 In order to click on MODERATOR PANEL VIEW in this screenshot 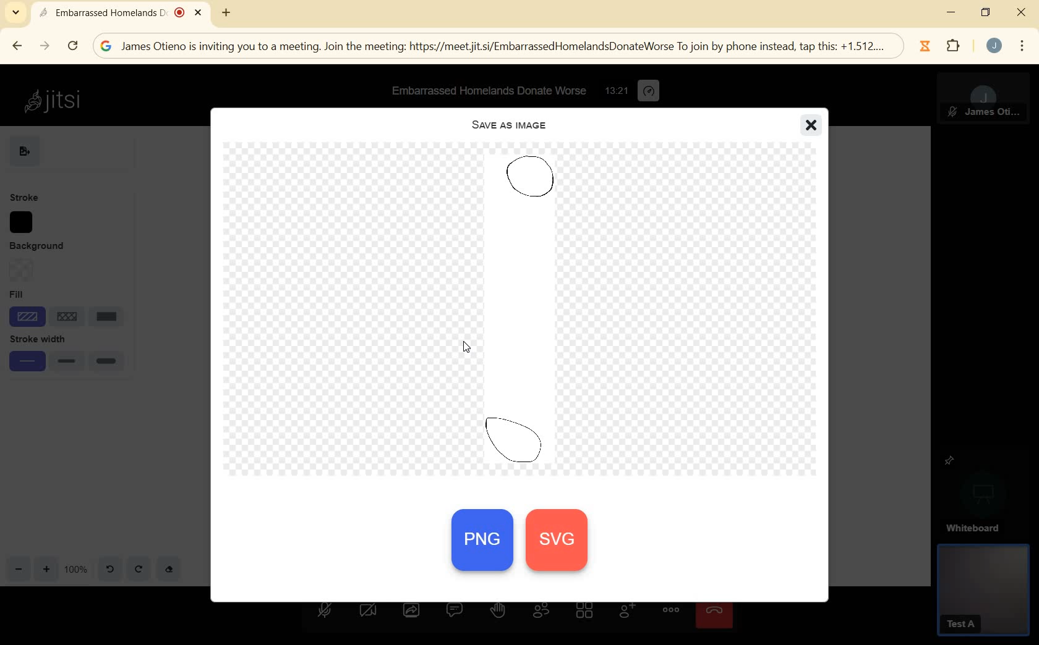, I will do `click(988, 99)`.